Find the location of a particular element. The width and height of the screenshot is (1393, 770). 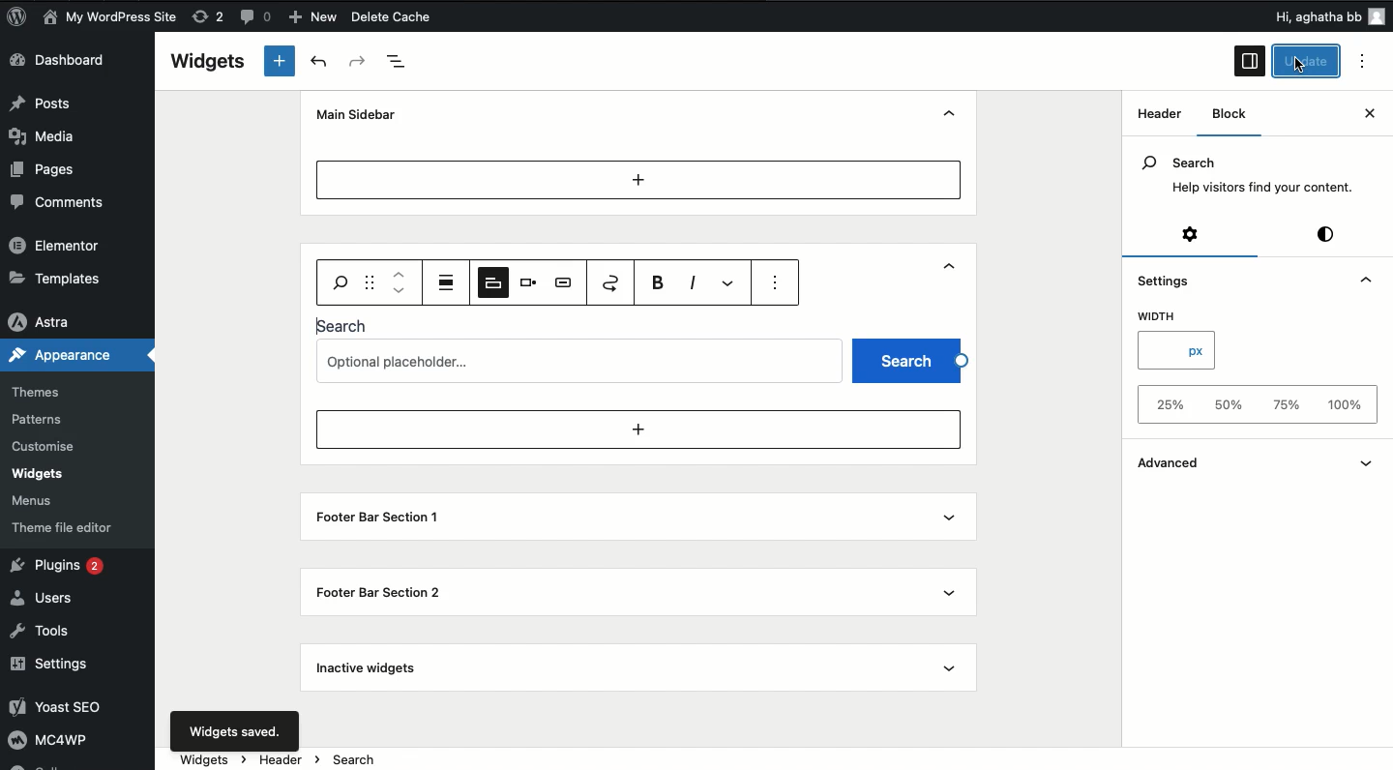

Elementor is located at coordinates (58, 247).